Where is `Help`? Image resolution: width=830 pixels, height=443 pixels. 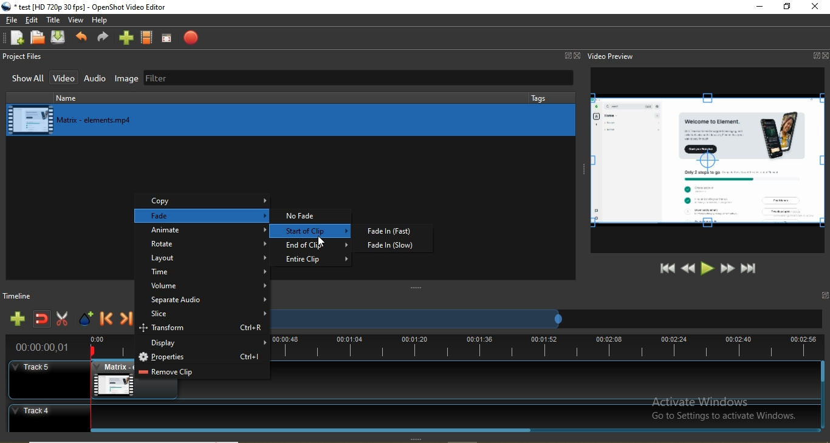 Help is located at coordinates (101, 21).